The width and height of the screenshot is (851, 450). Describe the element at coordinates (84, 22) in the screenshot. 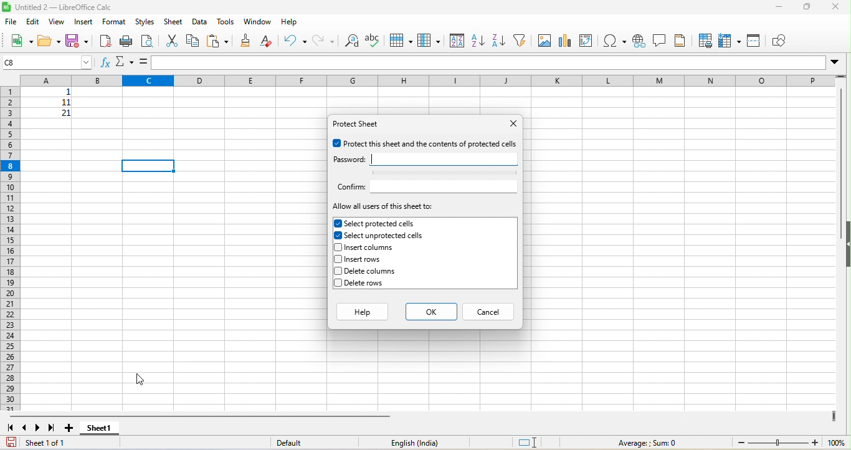

I see `insert` at that location.